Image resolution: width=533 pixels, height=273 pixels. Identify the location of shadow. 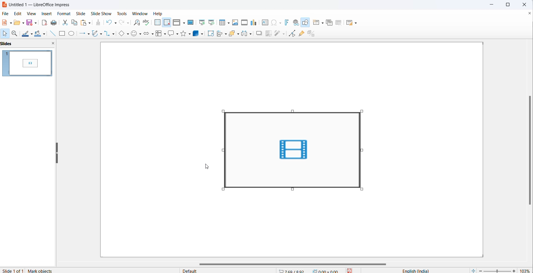
(257, 33).